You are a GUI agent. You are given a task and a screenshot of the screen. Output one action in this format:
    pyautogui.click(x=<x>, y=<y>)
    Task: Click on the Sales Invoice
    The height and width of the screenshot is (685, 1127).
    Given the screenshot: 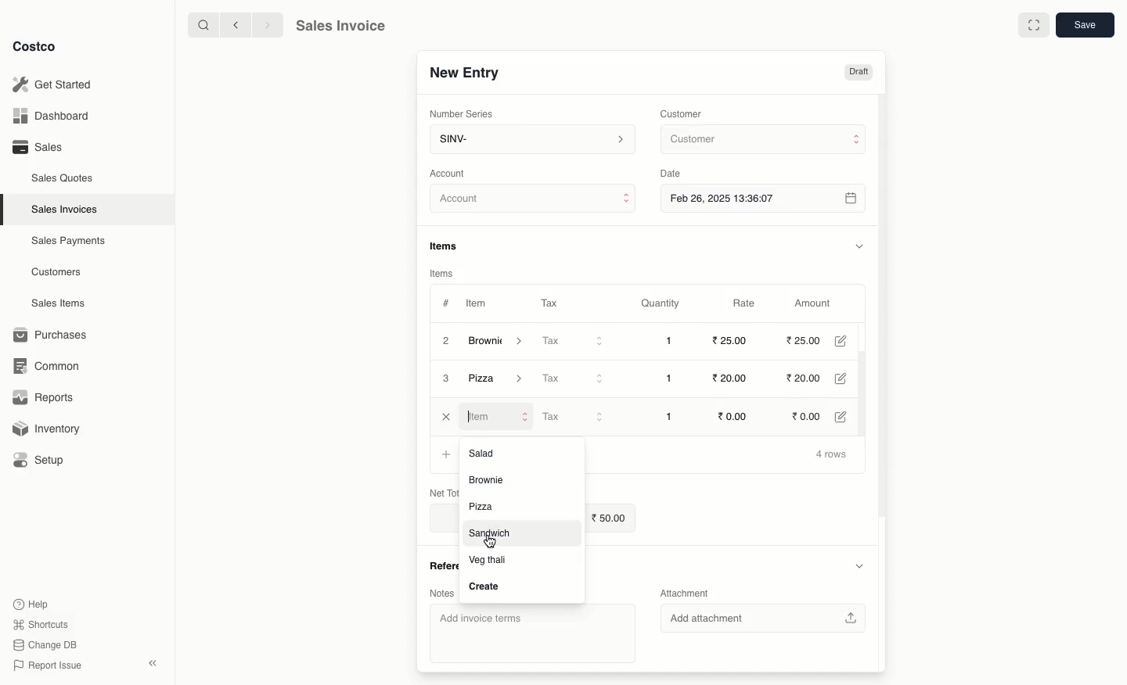 What is the action you would take?
    pyautogui.click(x=340, y=27)
    